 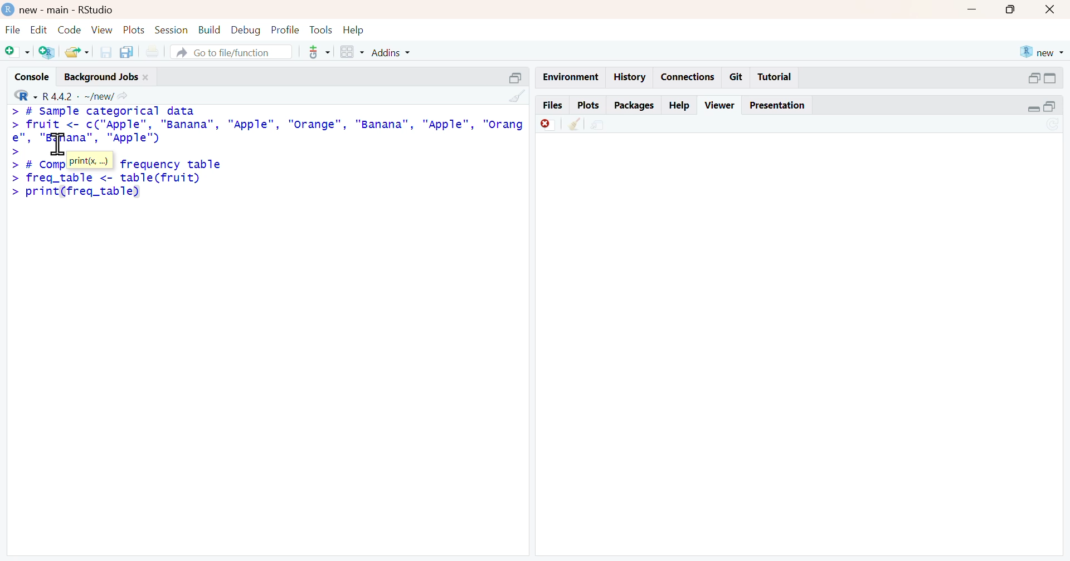 I want to click on connections, so click(x=688, y=77).